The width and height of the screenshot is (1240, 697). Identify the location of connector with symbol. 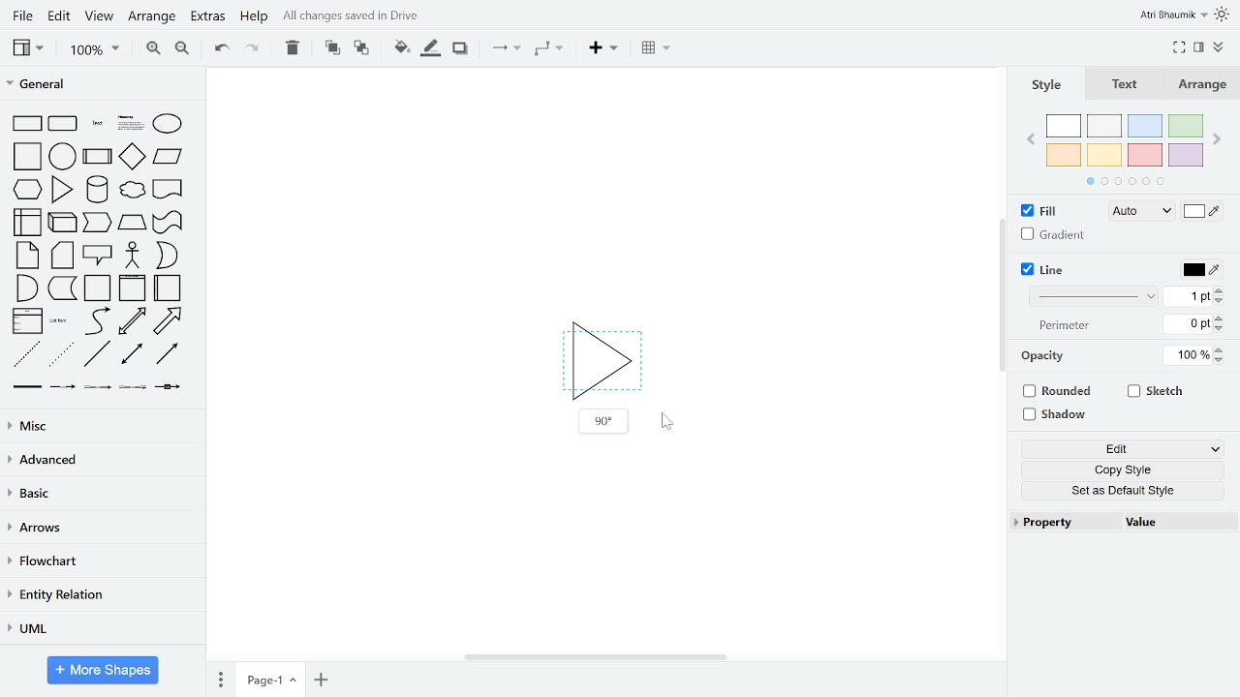
(168, 388).